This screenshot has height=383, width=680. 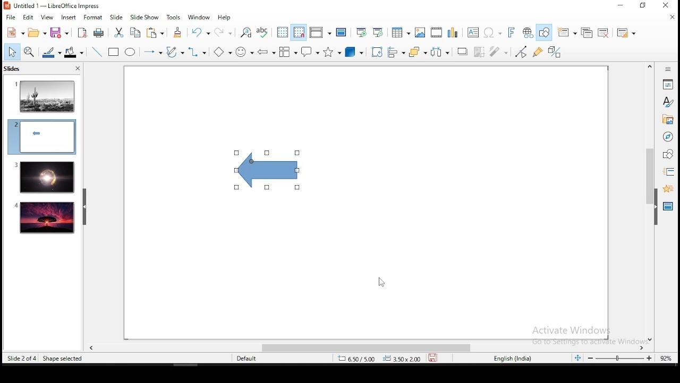 What do you see at coordinates (605, 33) in the screenshot?
I see `delete slide` at bounding box center [605, 33].